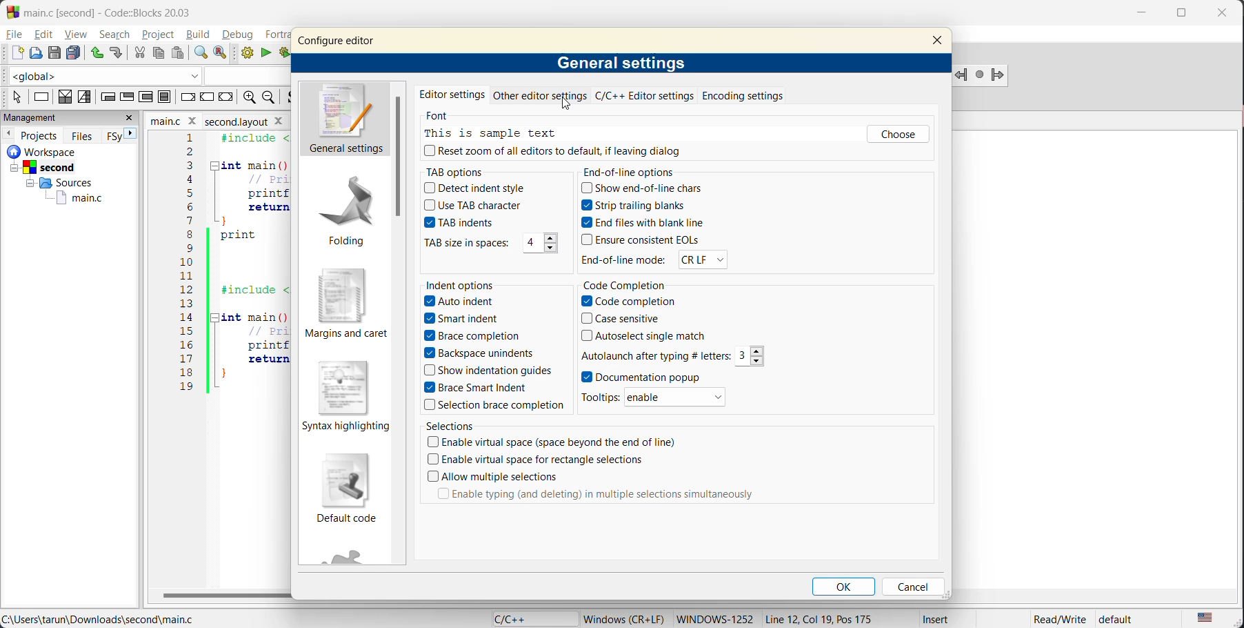 The height and width of the screenshot is (628, 1244). Describe the element at coordinates (40, 135) in the screenshot. I see `projects` at that location.